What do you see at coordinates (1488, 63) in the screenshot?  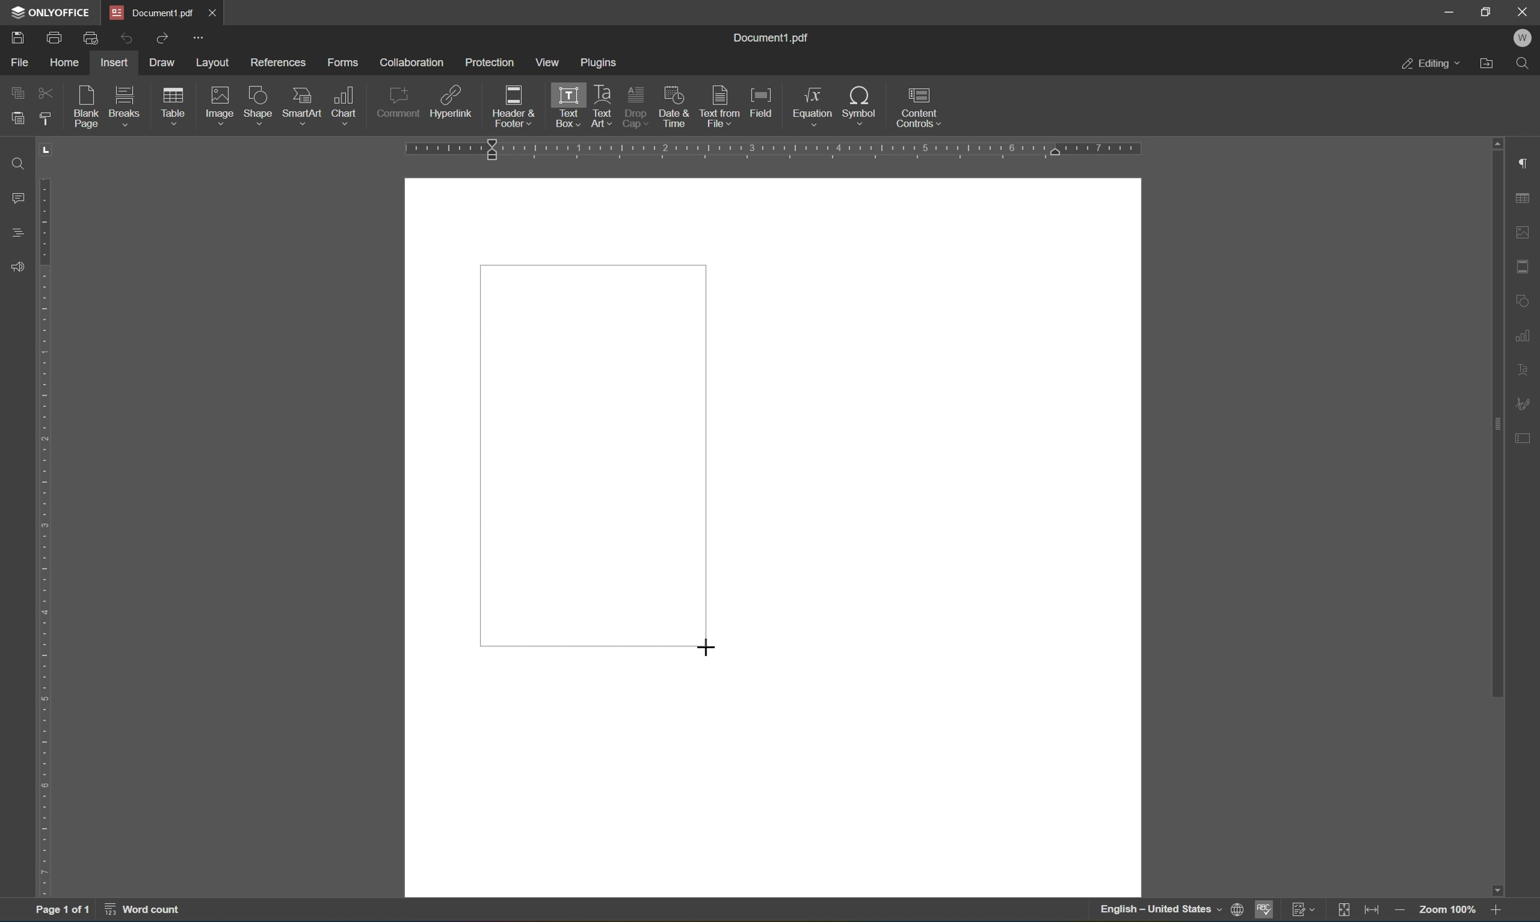 I see `Open file location` at bounding box center [1488, 63].